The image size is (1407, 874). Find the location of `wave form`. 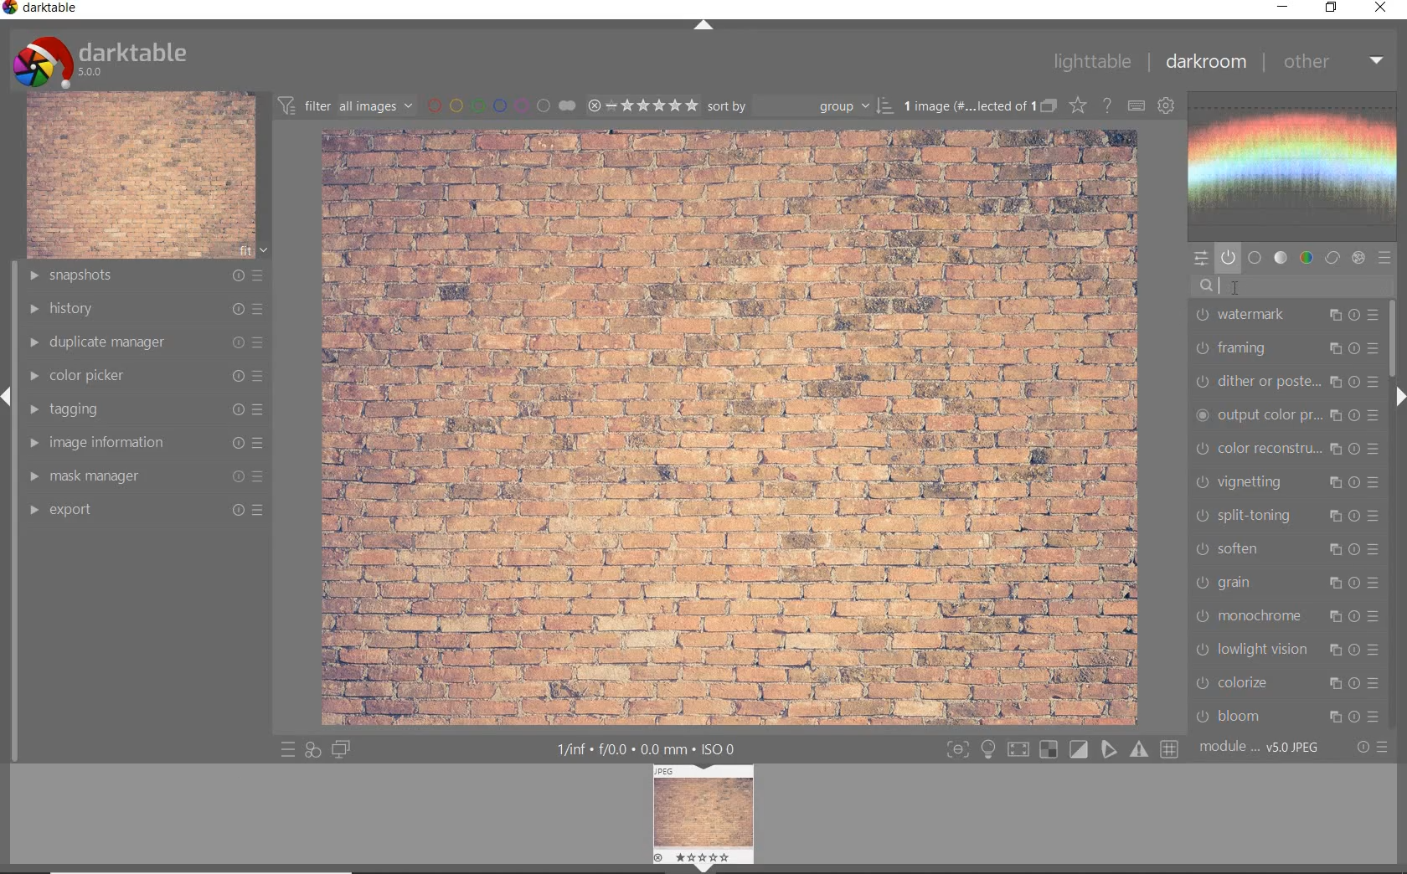

wave form is located at coordinates (1297, 167).